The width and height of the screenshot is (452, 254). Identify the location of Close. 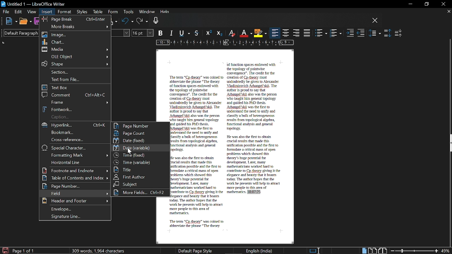
(443, 4).